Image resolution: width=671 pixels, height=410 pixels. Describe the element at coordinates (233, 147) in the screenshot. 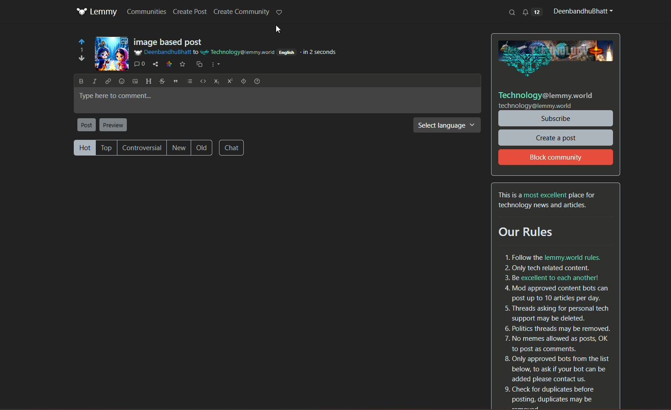

I see `chat` at that location.